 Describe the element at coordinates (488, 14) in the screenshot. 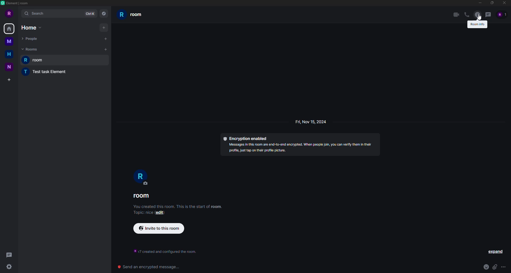

I see `threads` at that location.